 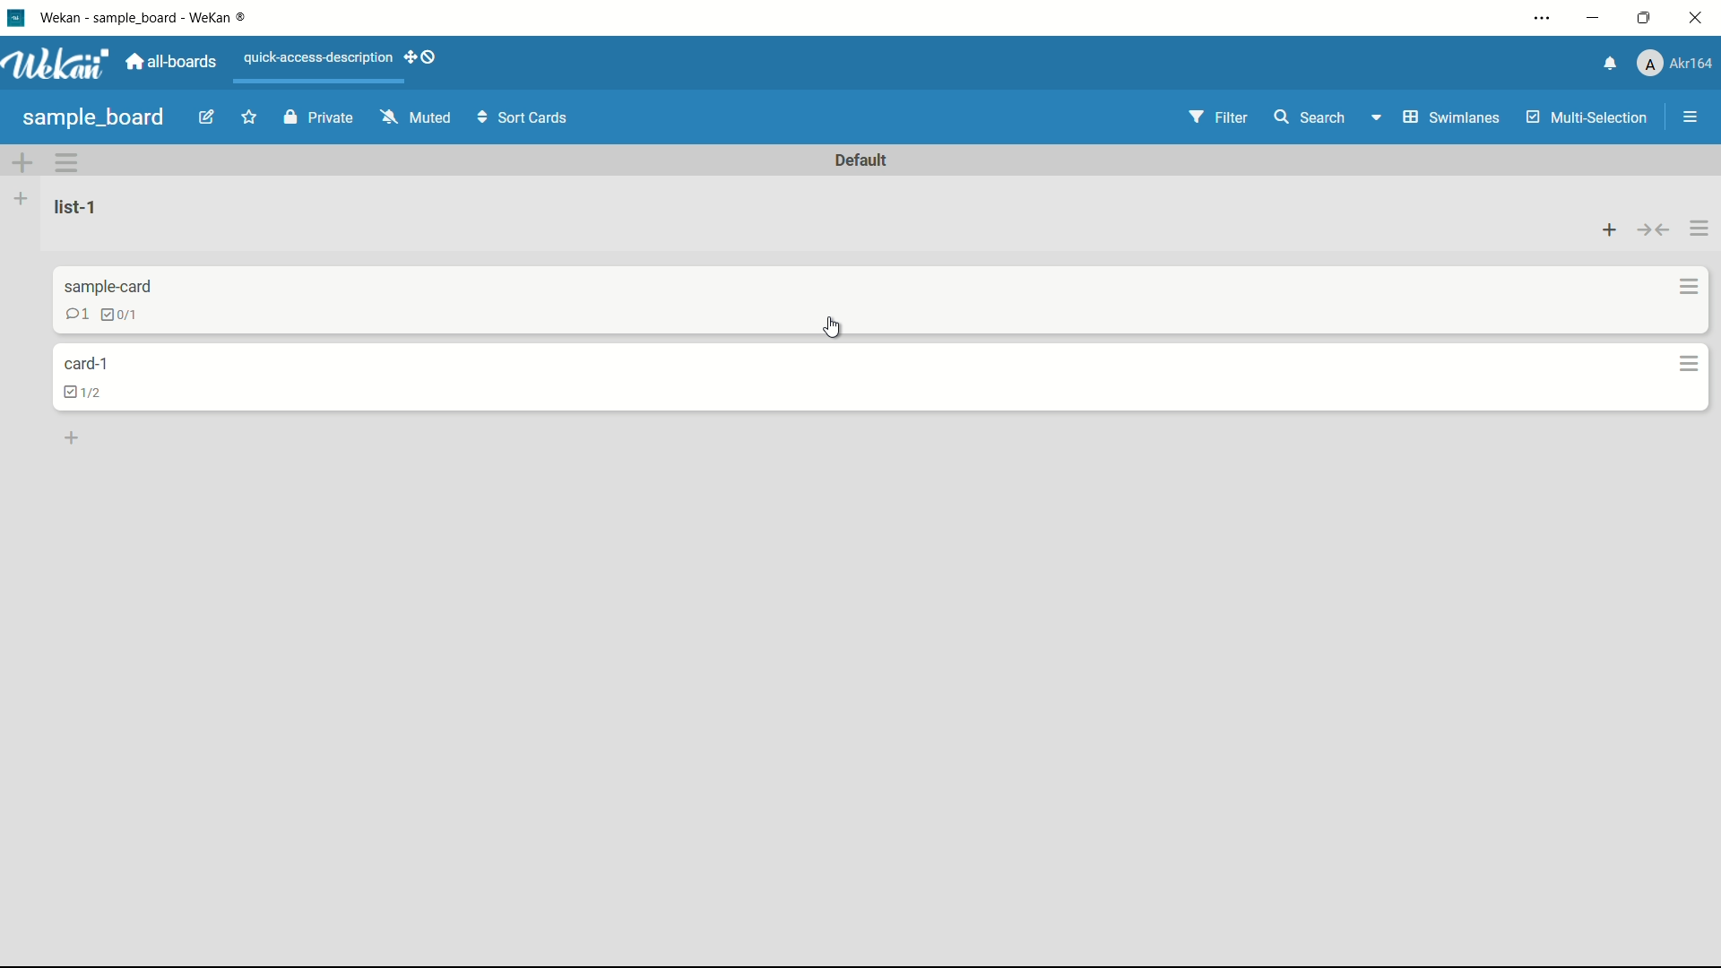 What do you see at coordinates (1700, 229) in the screenshot?
I see `list actions` at bounding box center [1700, 229].